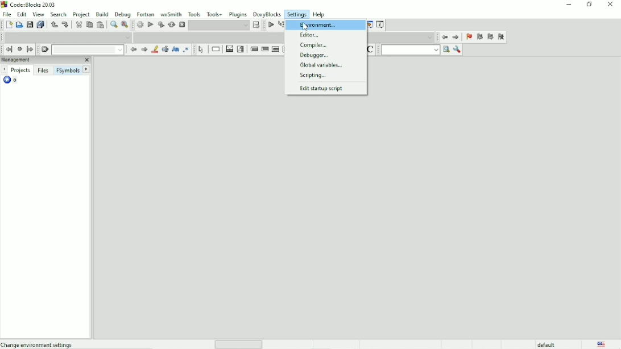 The height and width of the screenshot is (349, 621). I want to click on View, so click(39, 14).